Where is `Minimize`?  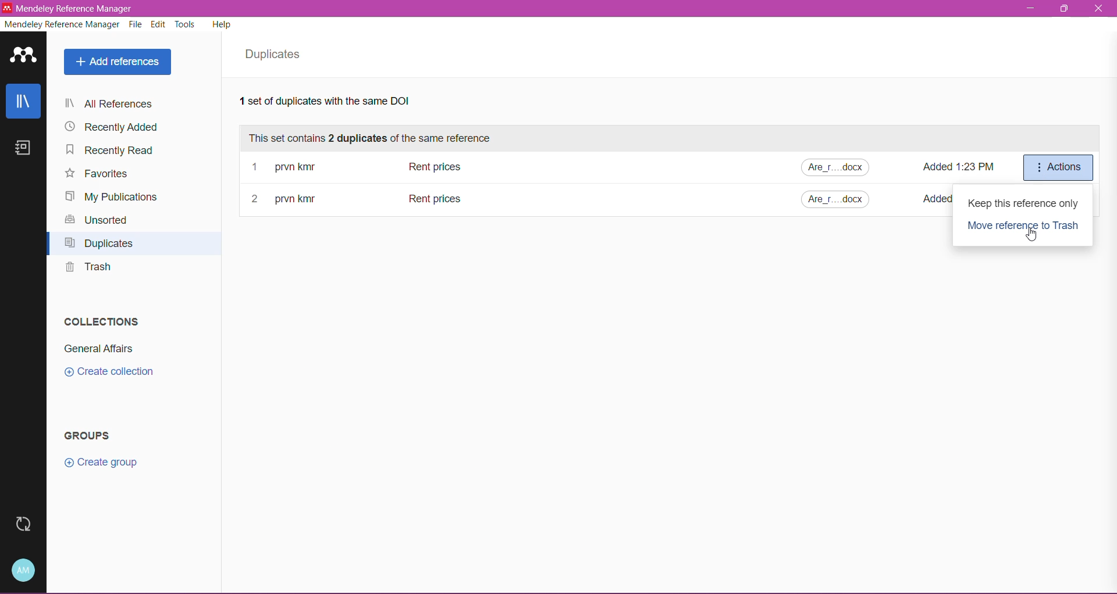
Minimize is located at coordinates (1028, 8).